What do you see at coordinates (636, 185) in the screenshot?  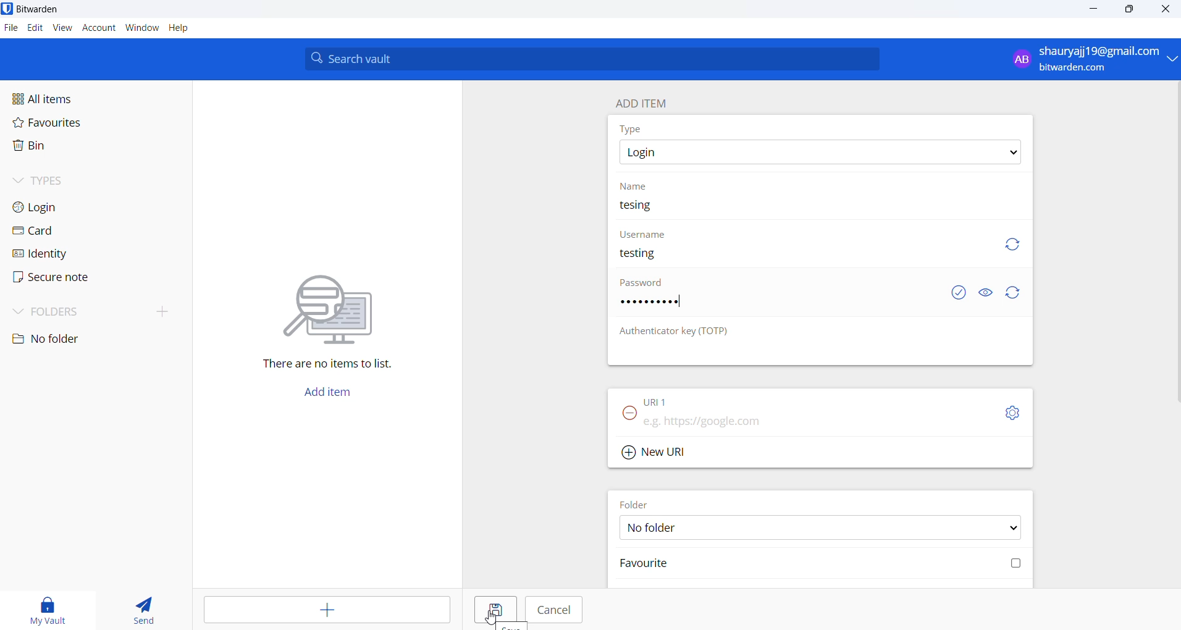 I see `Name` at bounding box center [636, 185].